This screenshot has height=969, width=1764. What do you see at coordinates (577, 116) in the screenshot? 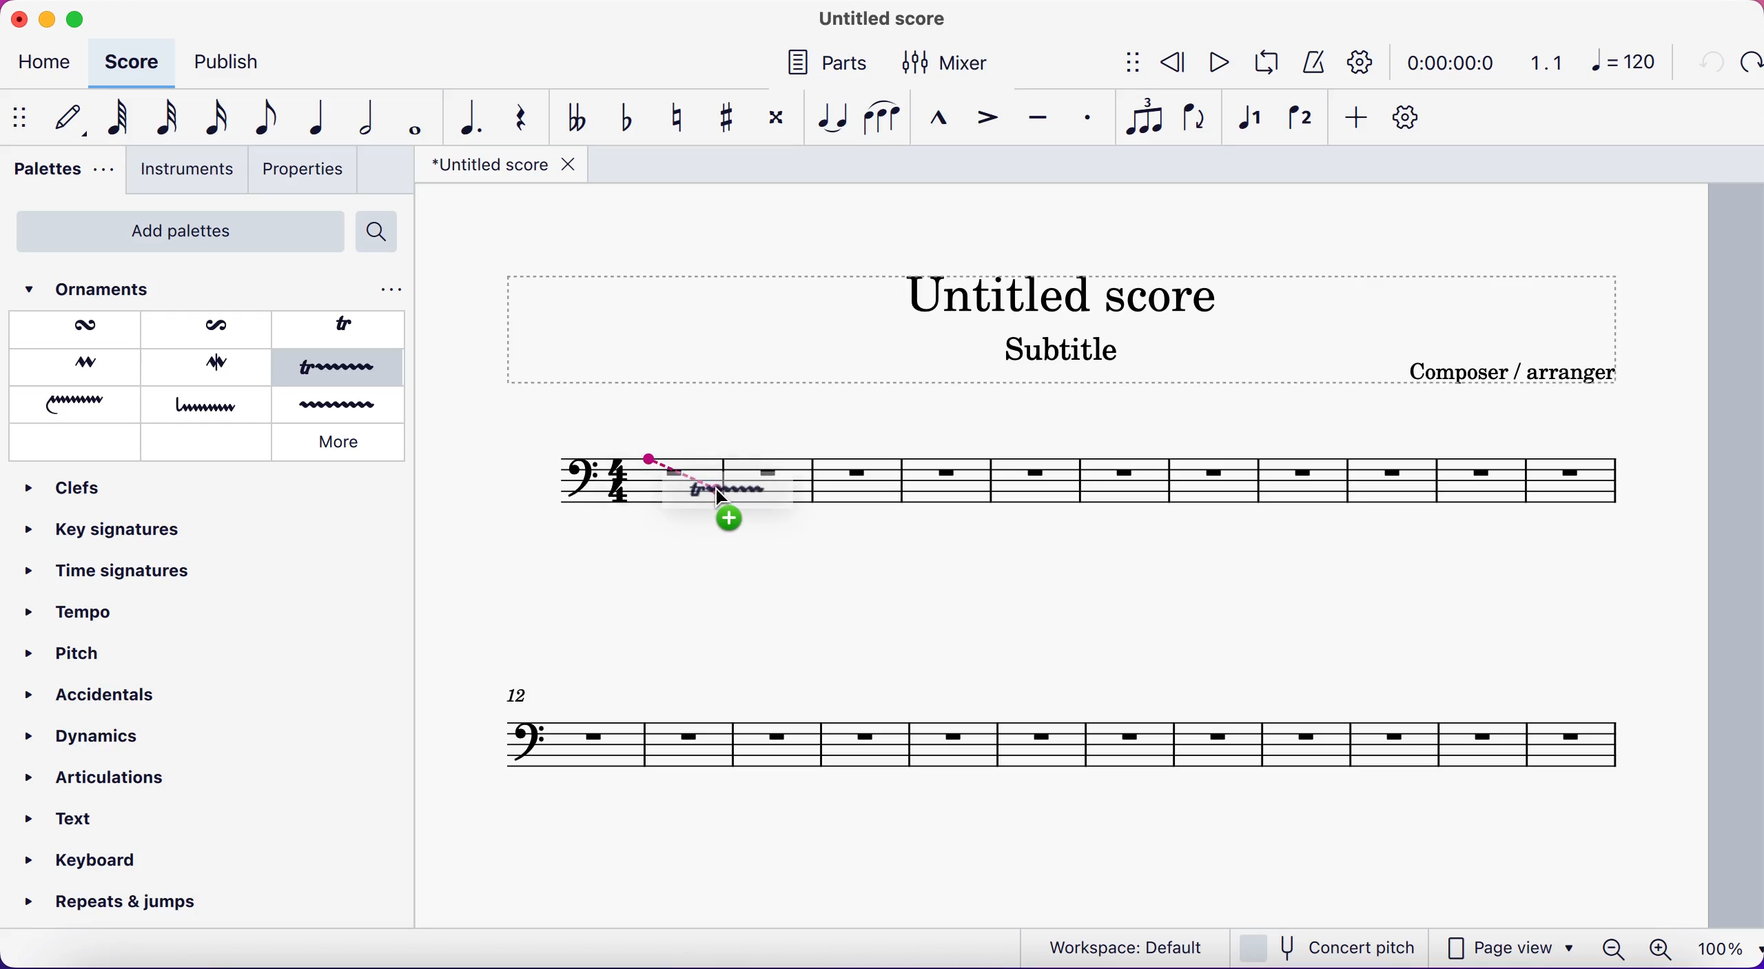
I see `toggle double flat` at bounding box center [577, 116].